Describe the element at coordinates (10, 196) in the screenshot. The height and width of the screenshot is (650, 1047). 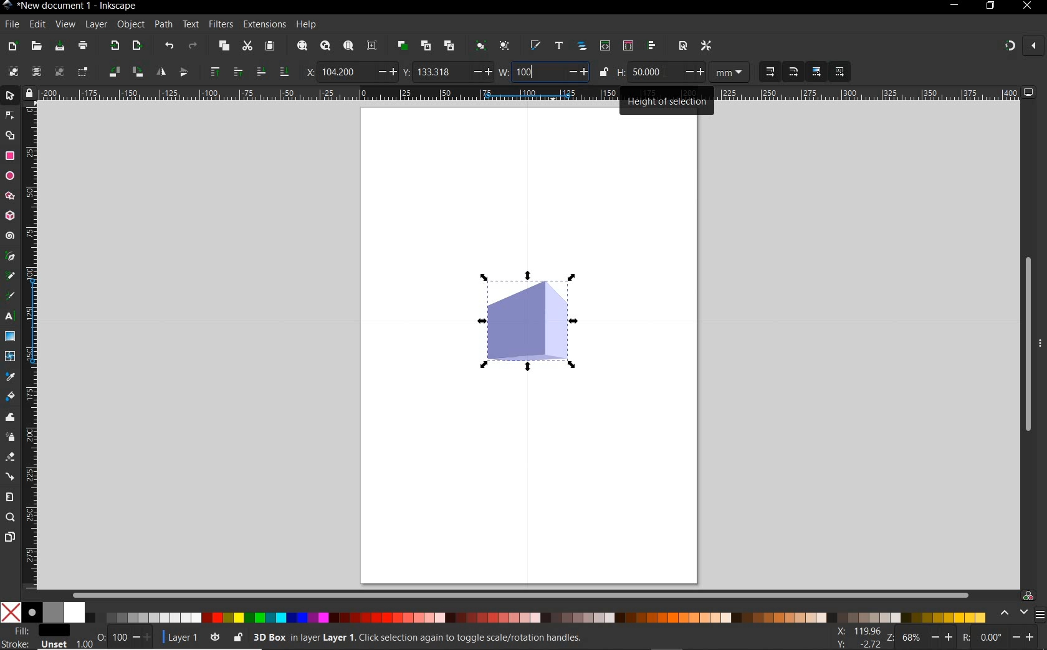
I see `star tool` at that location.